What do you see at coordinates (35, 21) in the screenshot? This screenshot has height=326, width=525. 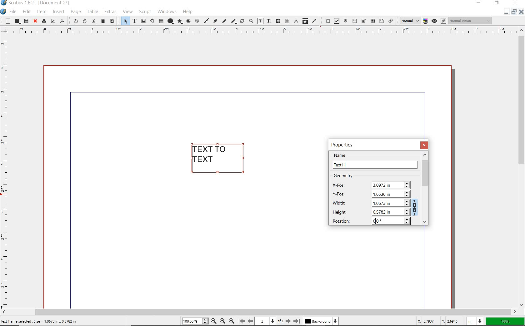 I see `close` at bounding box center [35, 21].